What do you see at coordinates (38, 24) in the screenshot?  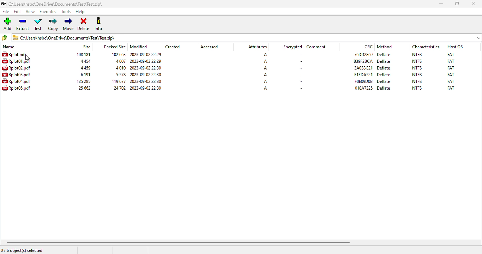 I see `test` at bounding box center [38, 24].